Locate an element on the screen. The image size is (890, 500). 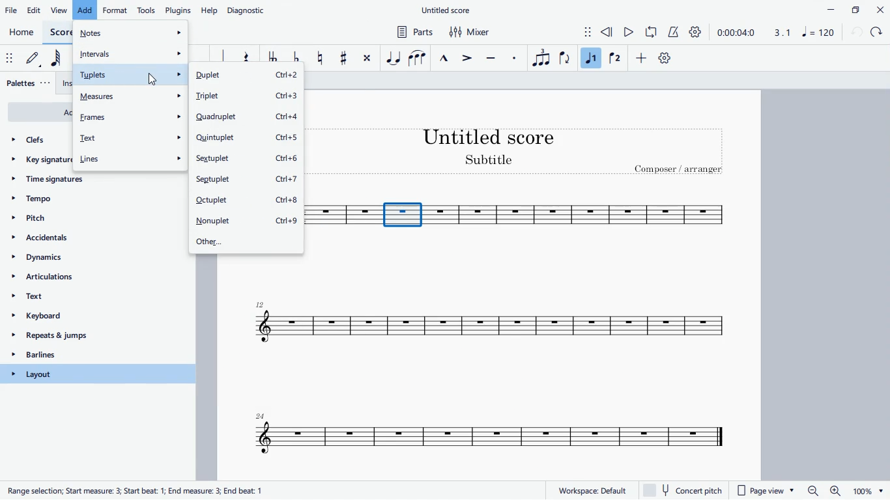
score is located at coordinates (582, 215).